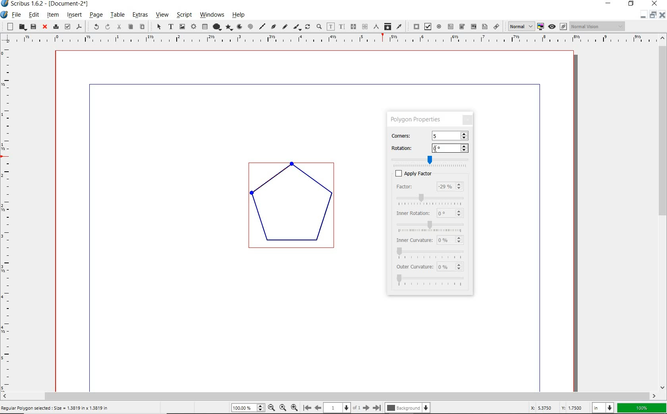  I want to click on OUTER CURVATURE, so click(415, 266).